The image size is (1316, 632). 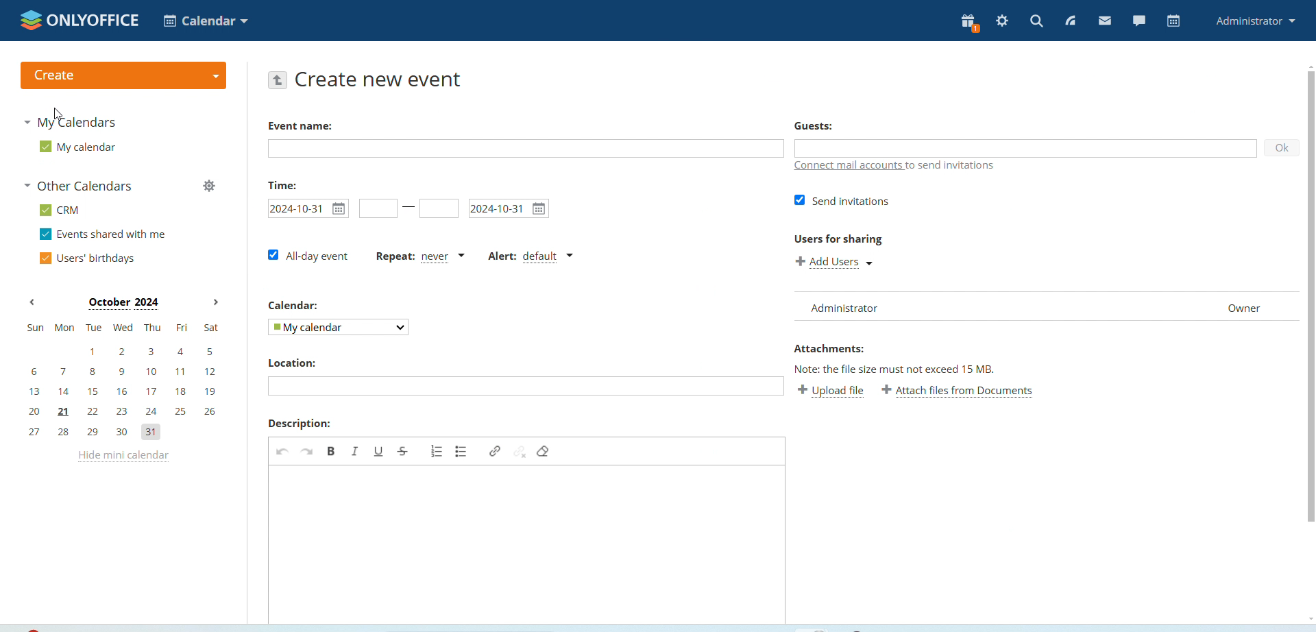 I want to click on scroll down, so click(x=1309, y=618).